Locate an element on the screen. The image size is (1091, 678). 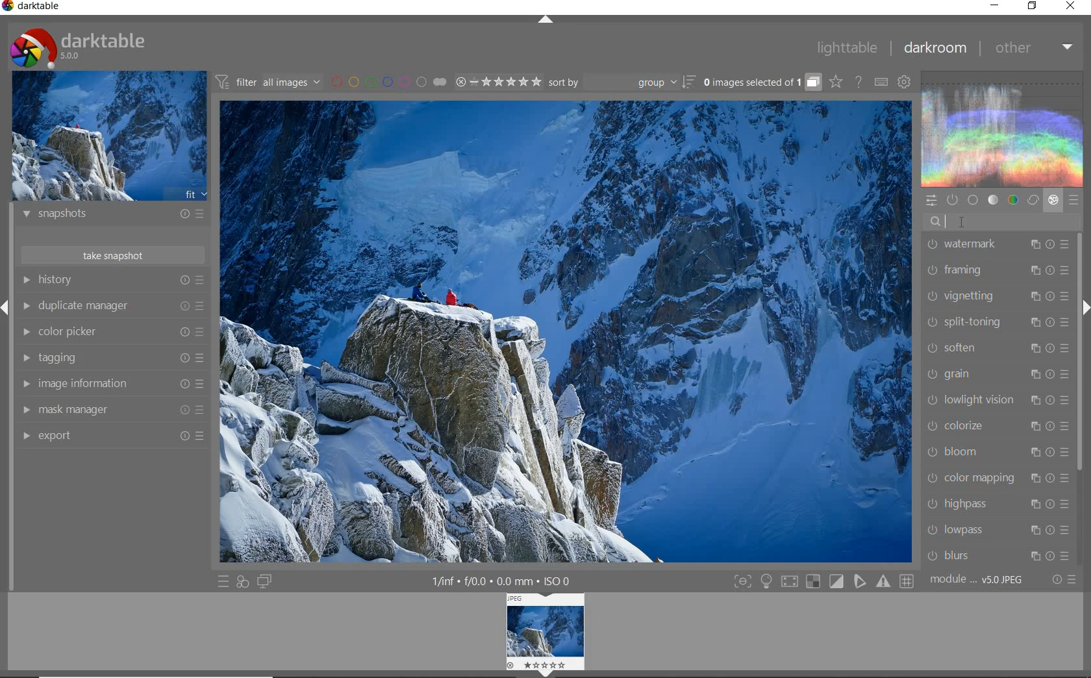
reset or presets and preferences is located at coordinates (1066, 579).